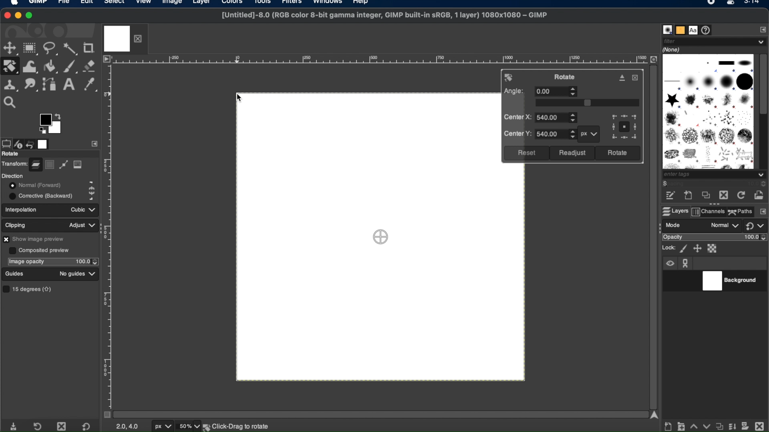 This screenshot has height=432, width=769. I want to click on zoom tool, so click(13, 101).